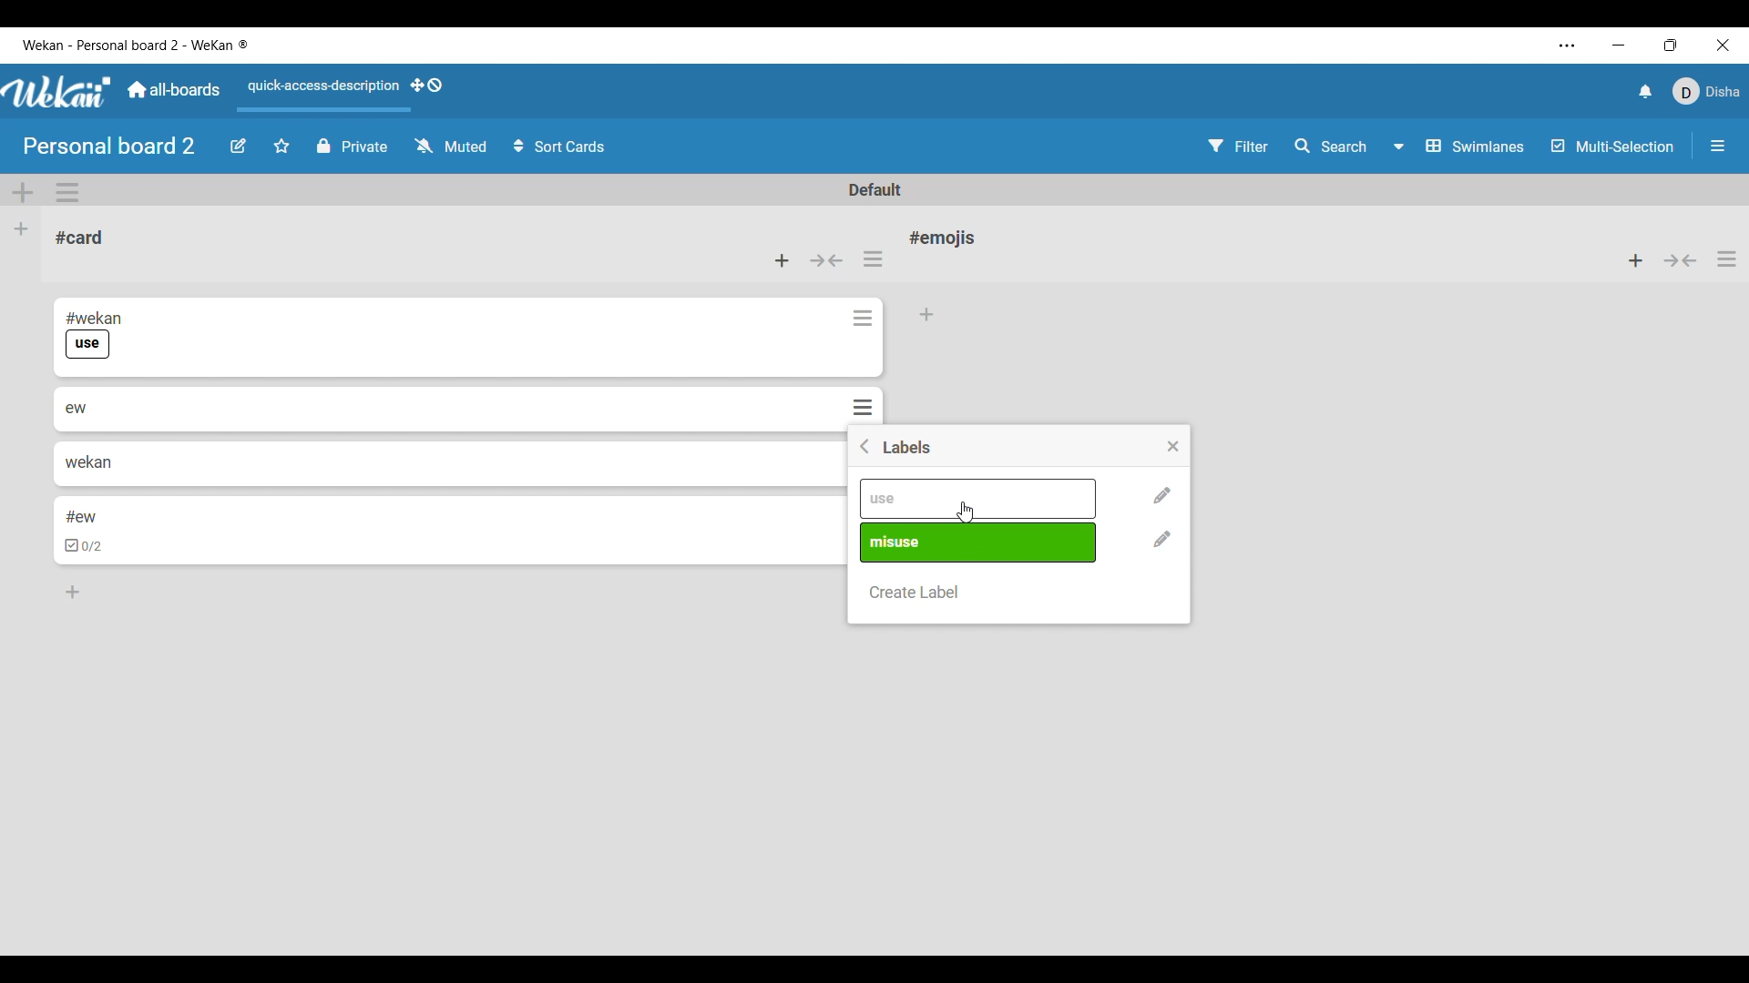 The width and height of the screenshot is (1749, 983). Describe the element at coordinates (914, 593) in the screenshot. I see `Create new label` at that location.